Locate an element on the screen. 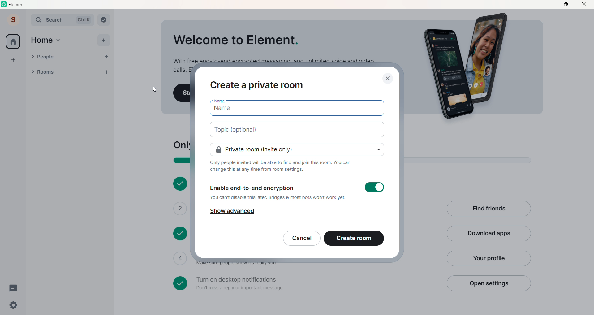 The height and width of the screenshot is (315, 594). Cancel is located at coordinates (302, 238).